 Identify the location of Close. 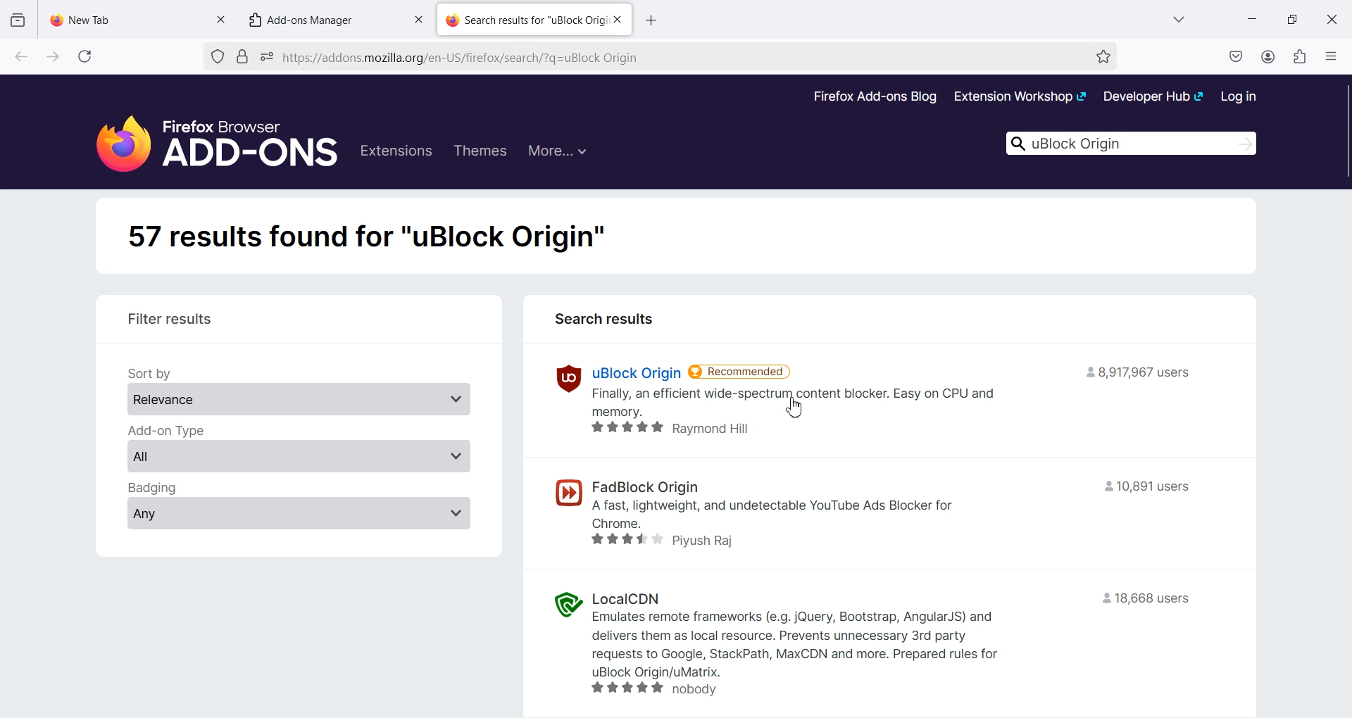
(1332, 18).